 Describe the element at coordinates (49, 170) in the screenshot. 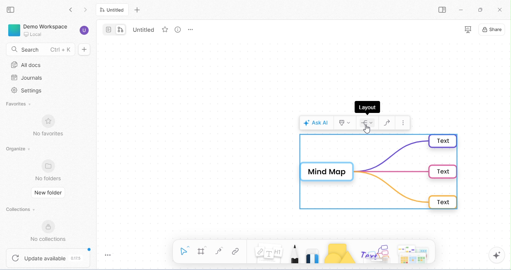

I see `no folders` at that location.